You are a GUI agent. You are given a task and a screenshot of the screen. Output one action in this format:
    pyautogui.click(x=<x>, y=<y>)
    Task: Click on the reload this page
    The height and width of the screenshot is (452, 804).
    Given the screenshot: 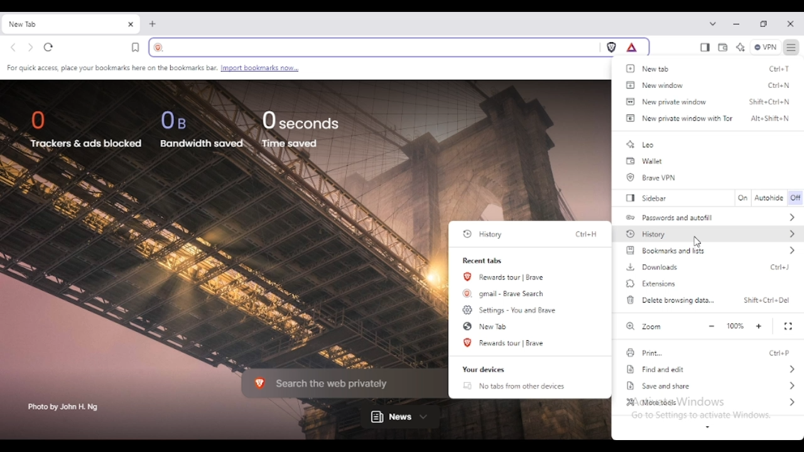 What is the action you would take?
    pyautogui.click(x=49, y=47)
    